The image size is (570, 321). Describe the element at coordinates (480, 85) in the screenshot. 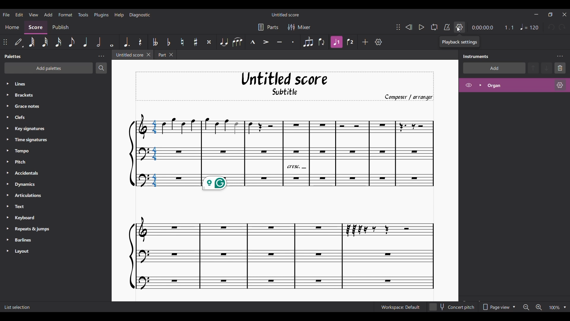

I see `Expand organ` at that location.